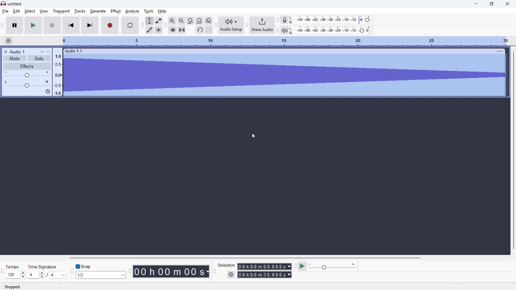 The height and width of the screenshot is (290, 516). I want to click on Selection, so click(227, 266).